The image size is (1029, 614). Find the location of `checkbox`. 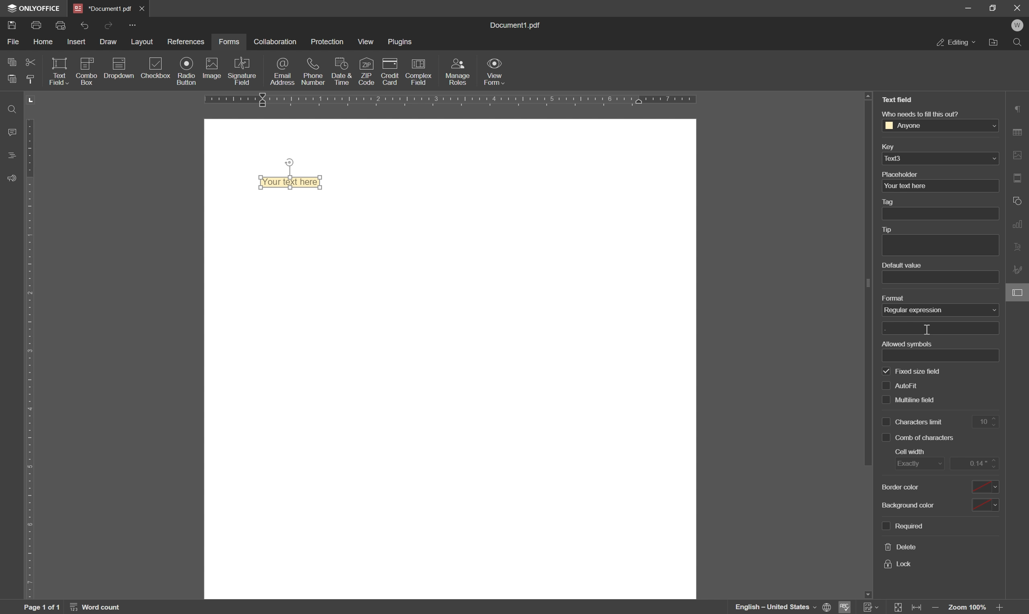

checkbox is located at coordinates (885, 525).